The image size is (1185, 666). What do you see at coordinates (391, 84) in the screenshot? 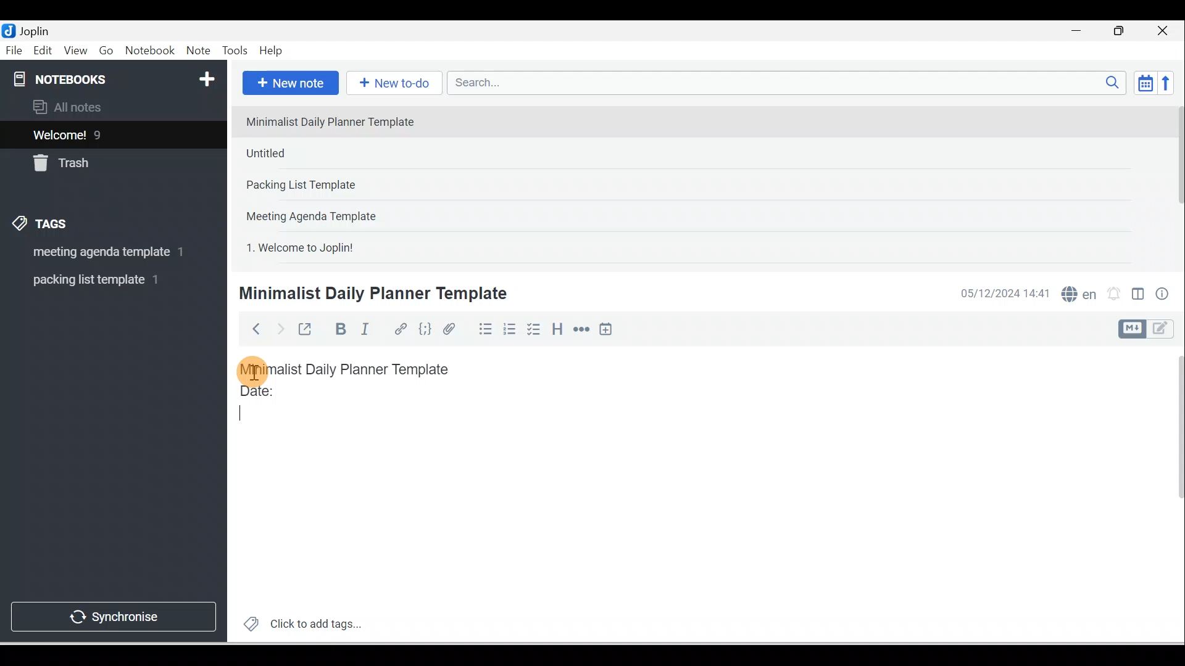
I see `New to-do` at bounding box center [391, 84].